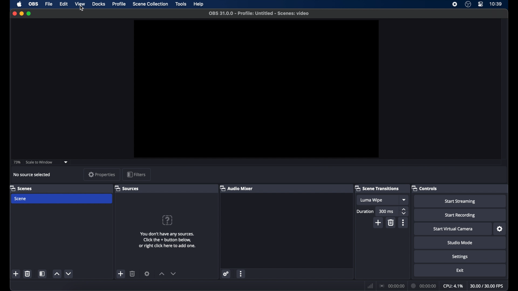  What do you see at coordinates (371, 200) in the screenshot?
I see `luma wipe` at bounding box center [371, 200].